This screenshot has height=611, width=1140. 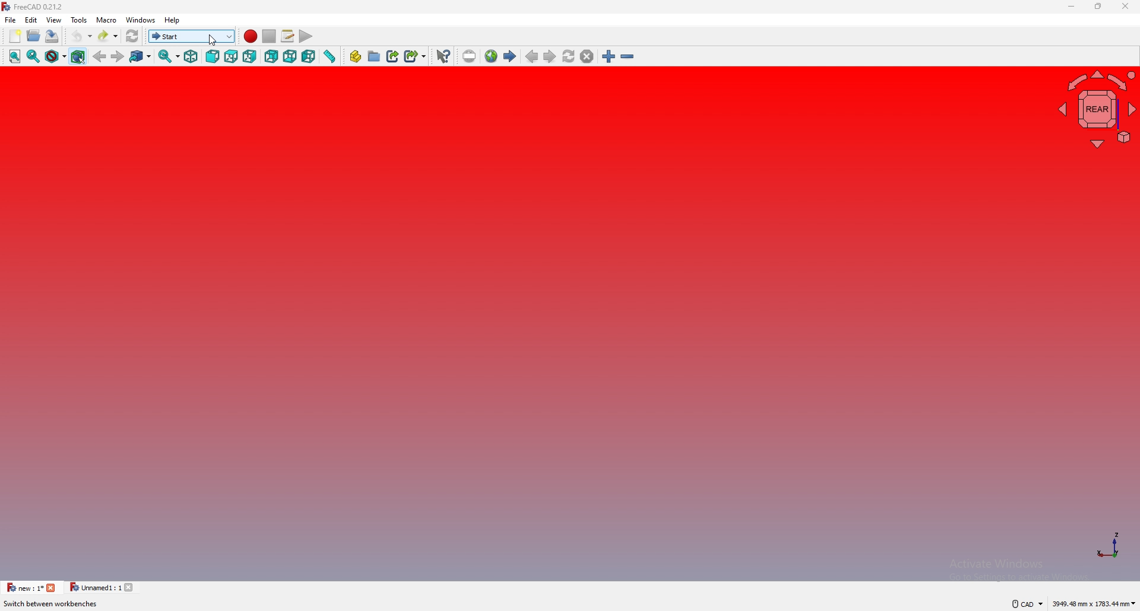 I want to click on CAD, so click(x=1024, y=603).